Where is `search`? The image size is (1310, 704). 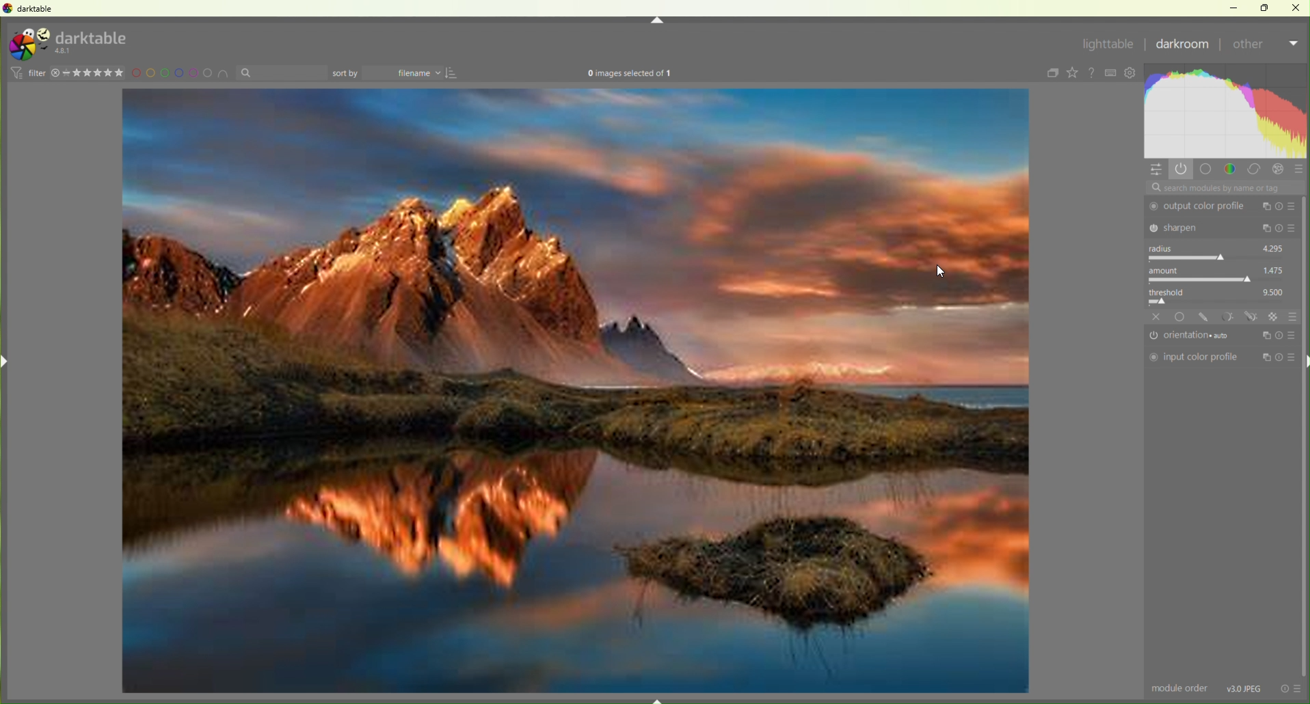 search is located at coordinates (1224, 188).